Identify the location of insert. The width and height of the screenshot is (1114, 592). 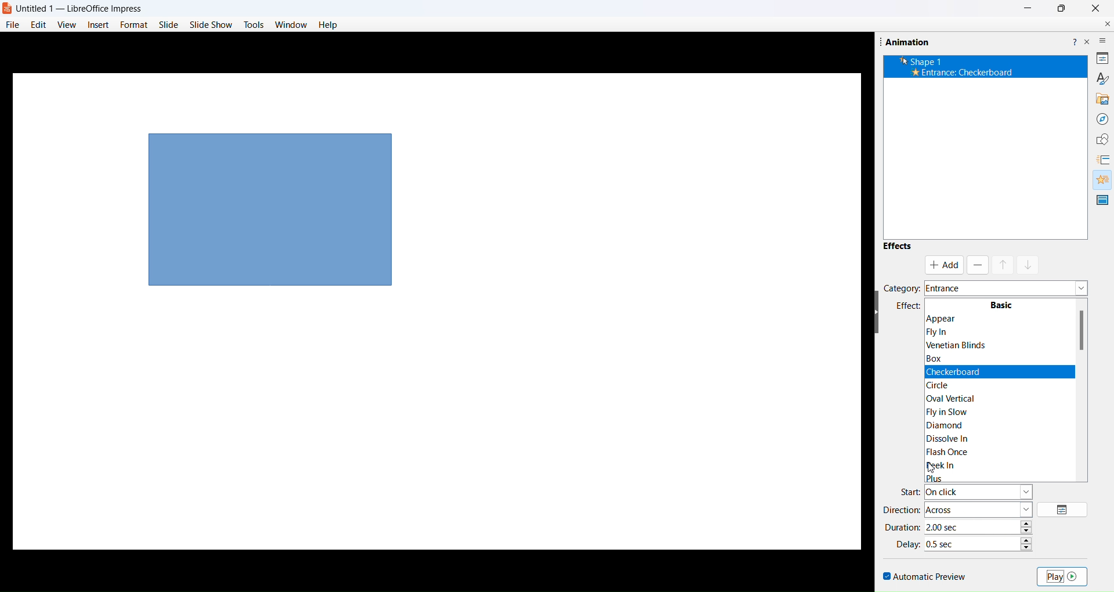
(98, 24).